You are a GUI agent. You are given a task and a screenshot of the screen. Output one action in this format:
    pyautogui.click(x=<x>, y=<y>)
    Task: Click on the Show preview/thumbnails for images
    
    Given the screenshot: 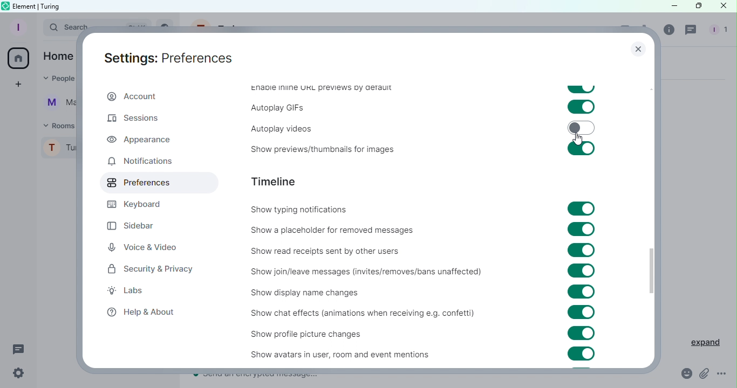 What is the action you would take?
    pyautogui.click(x=318, y=150)
    